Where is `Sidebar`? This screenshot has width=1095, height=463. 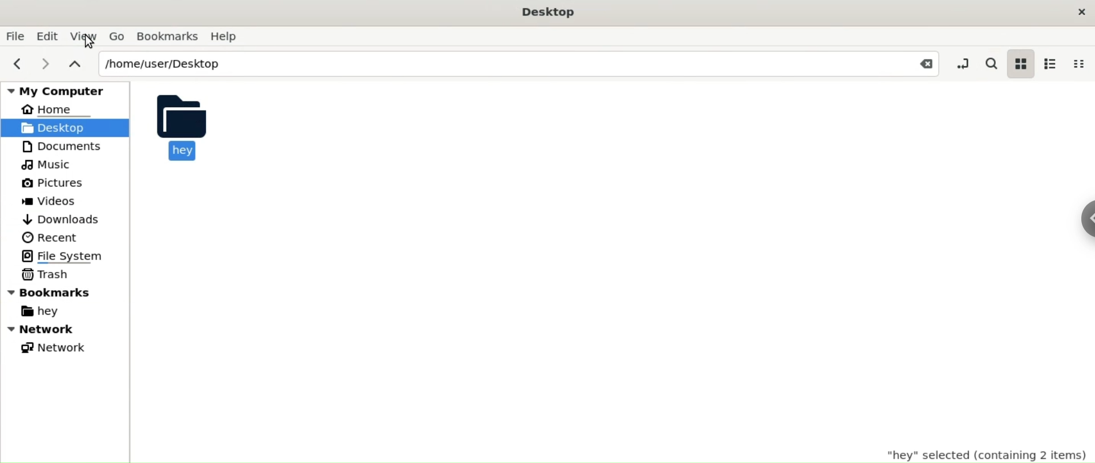 Sidebar is located at coordinates (1082, 220).